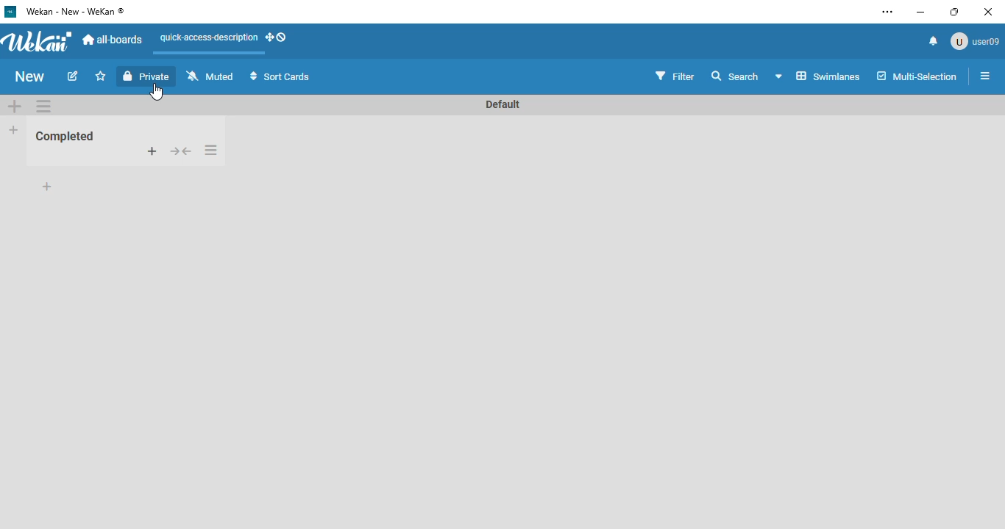  What do you see at coordinates (14, 130) in the screenshot?
I see `add list` at bounding box center [14, 130].